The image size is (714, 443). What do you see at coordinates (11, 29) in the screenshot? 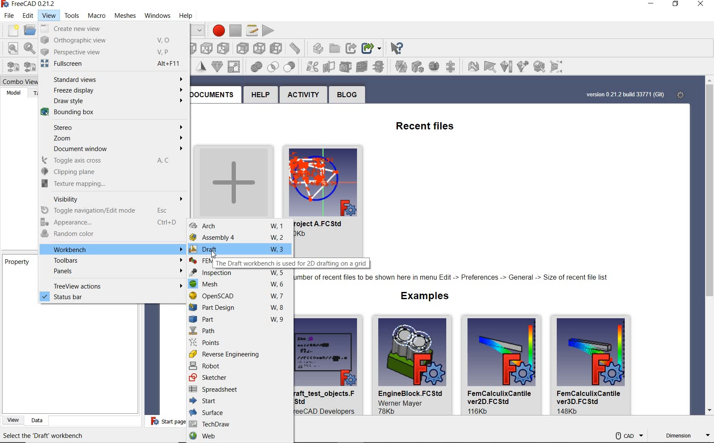
I see `new` at bounding box center [11, 29].